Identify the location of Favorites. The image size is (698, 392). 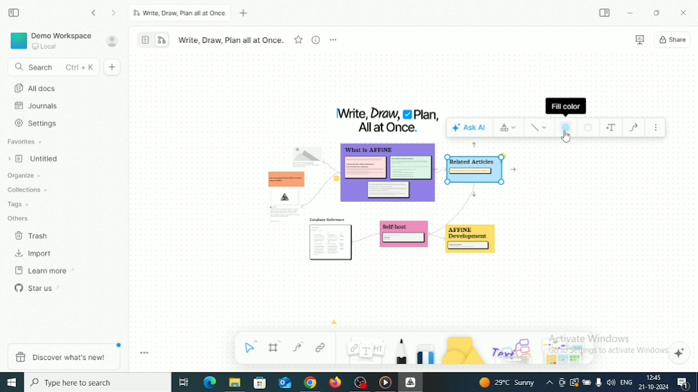
(26, 142).